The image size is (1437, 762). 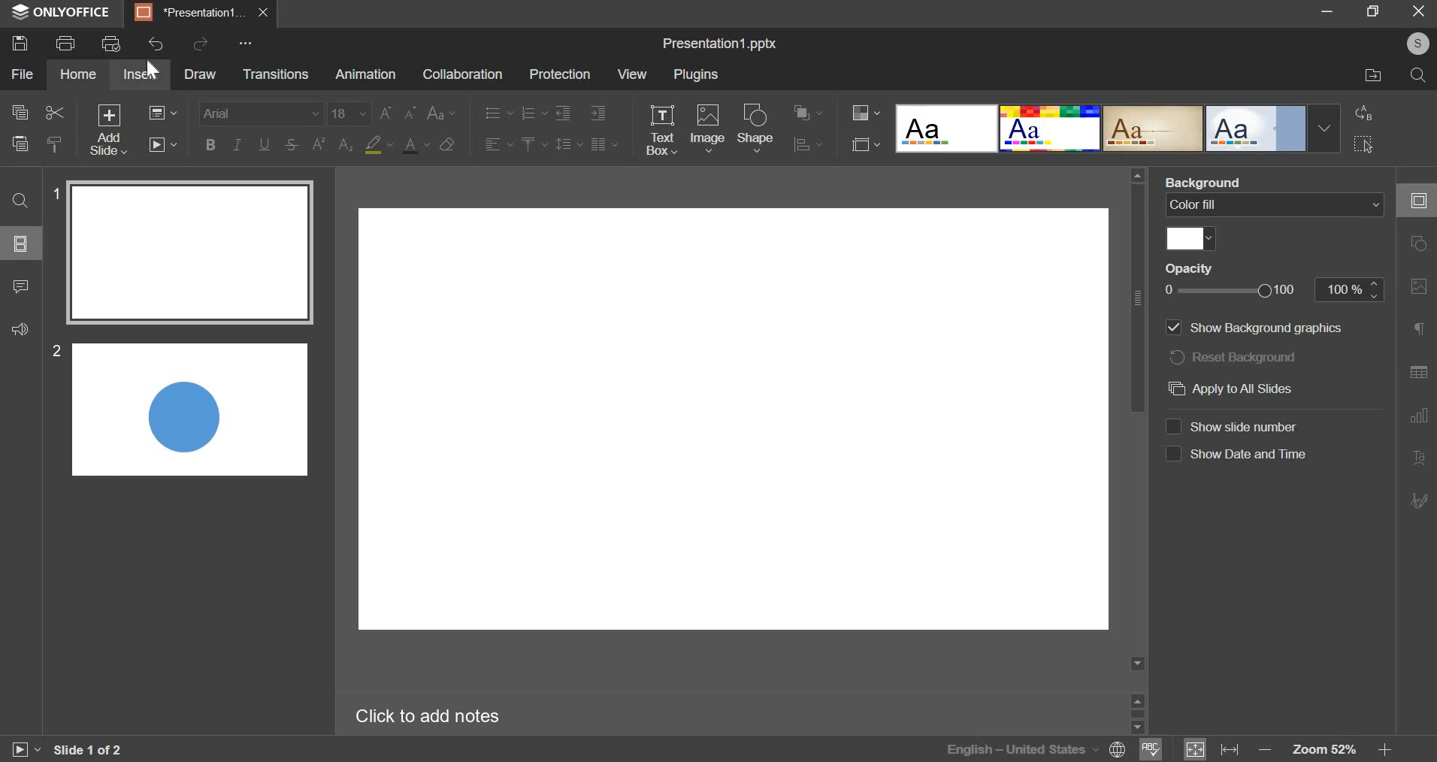 I want to click on account name, so click(x=1417, y=44).